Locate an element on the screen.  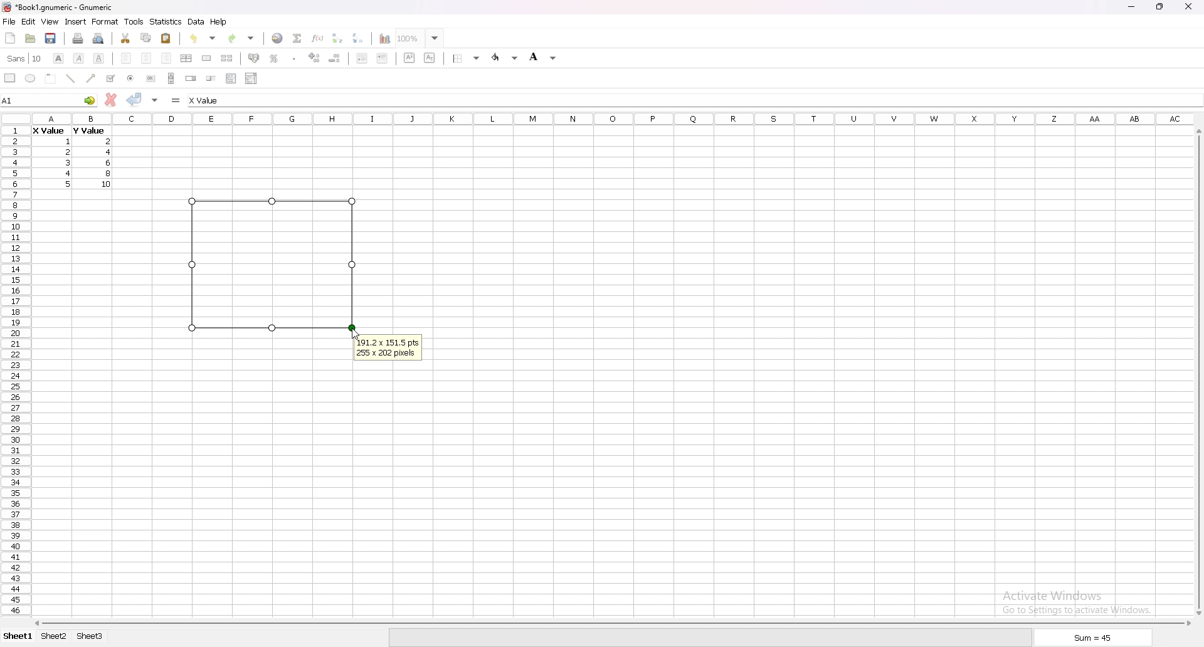
copy is located at coordinates (146, 38).